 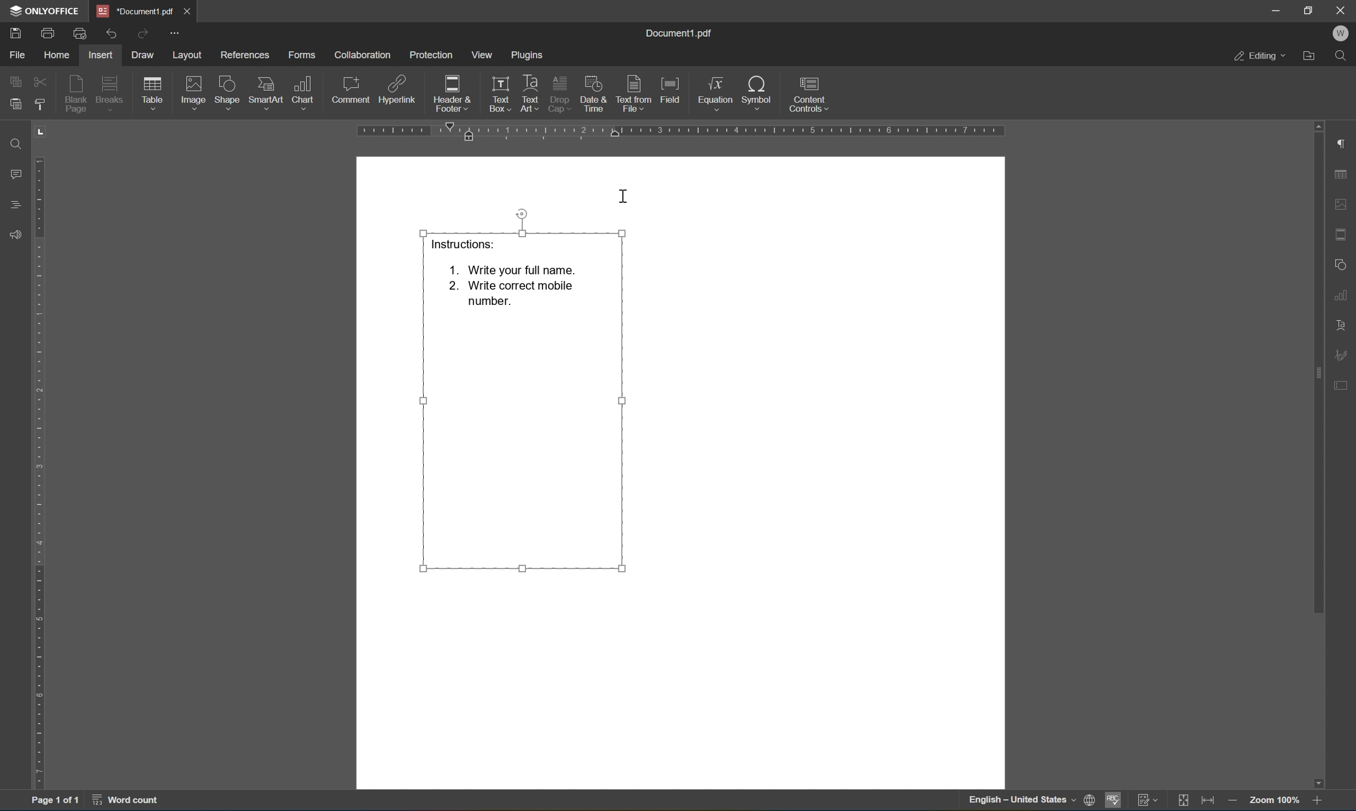 I want to click on equation, so click(x=716, y=93).